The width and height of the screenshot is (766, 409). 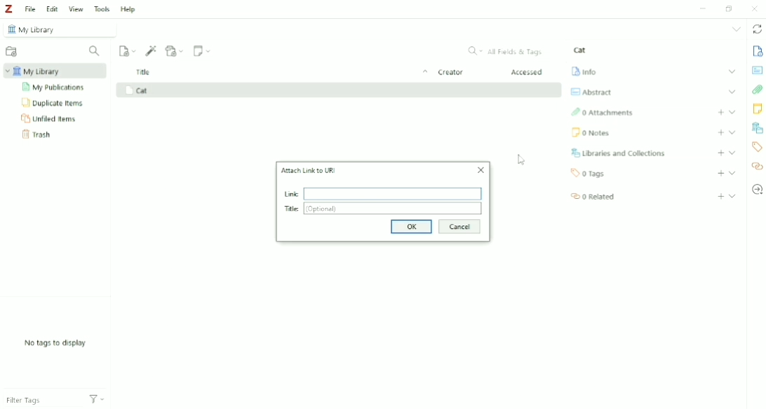 I want to click on Edit, so click(x=52, y=9).